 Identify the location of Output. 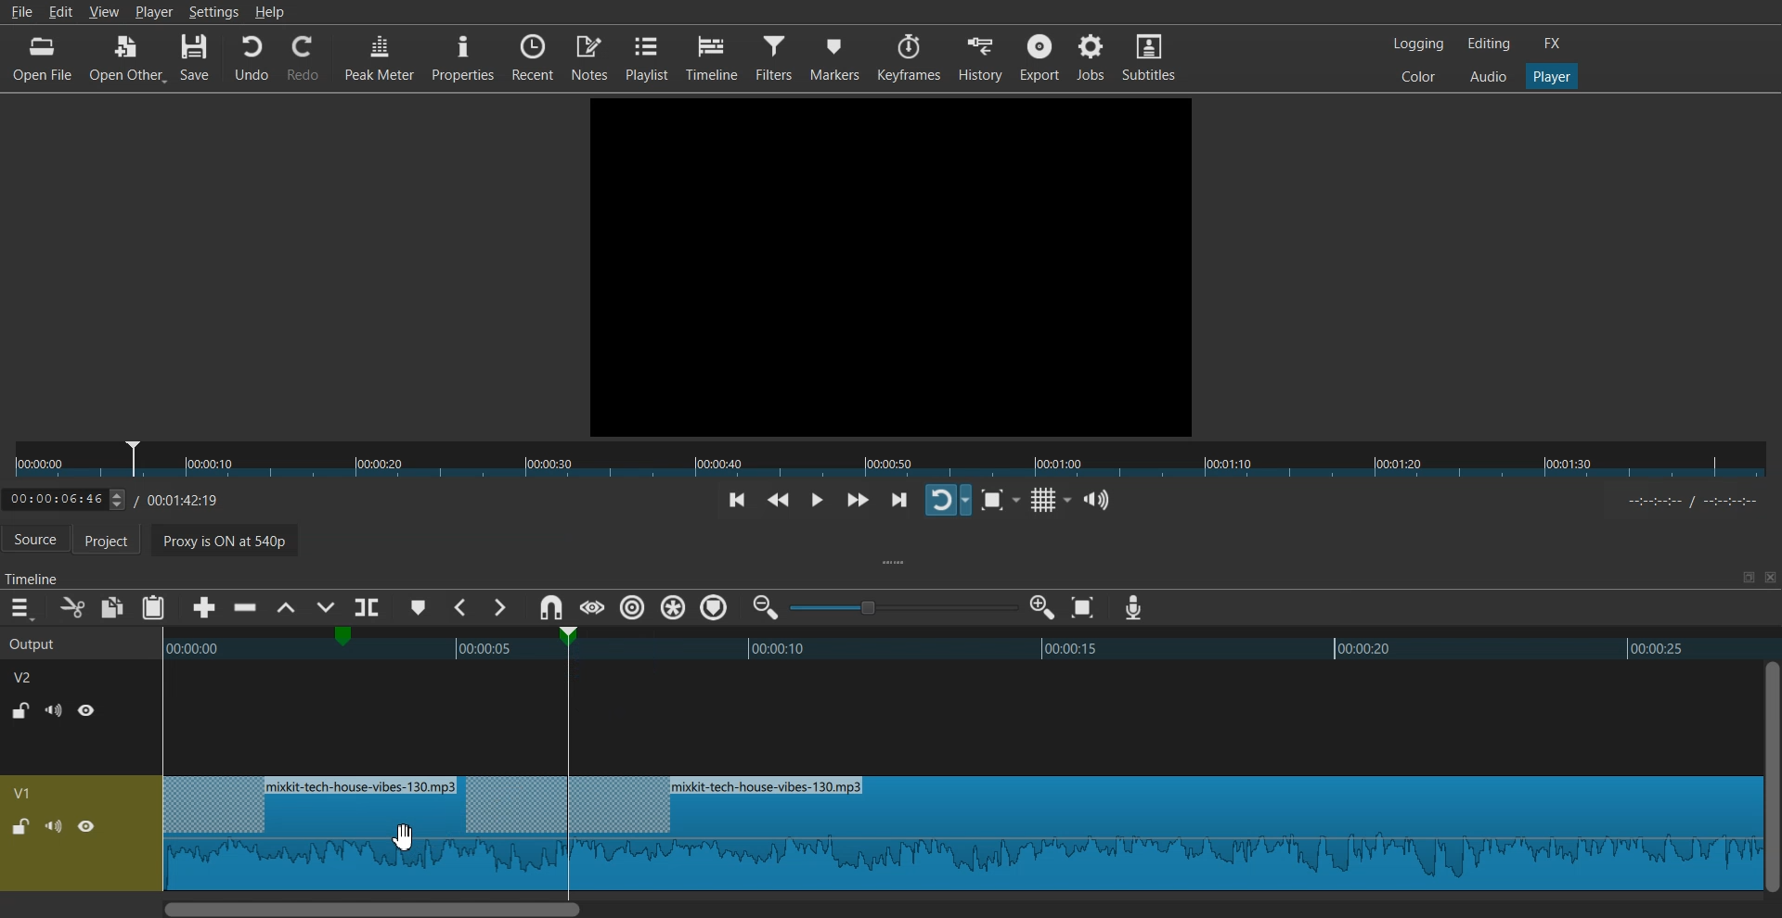
(58, 642).